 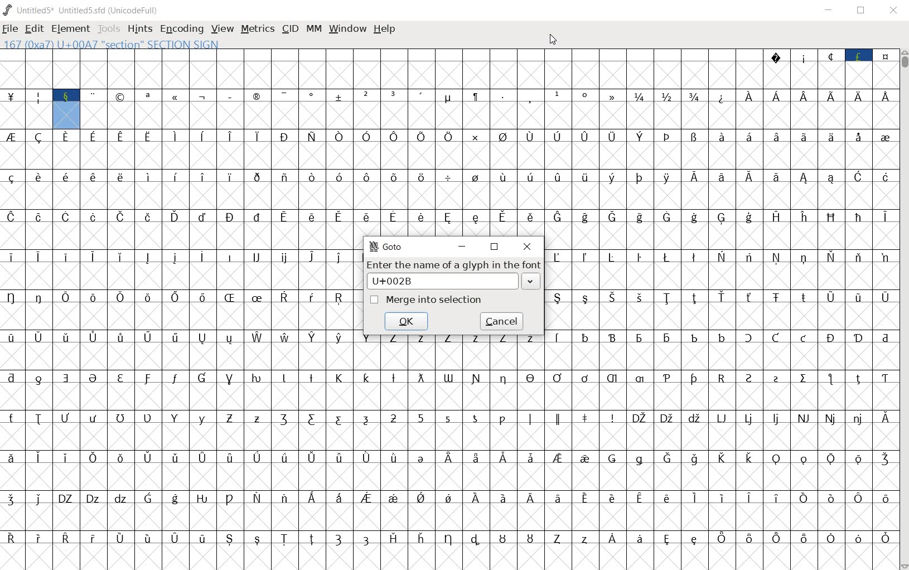 What do you see at coordinates (504, 149) in the screenshot?
I see `symbol` at bounding box center [504, 149].